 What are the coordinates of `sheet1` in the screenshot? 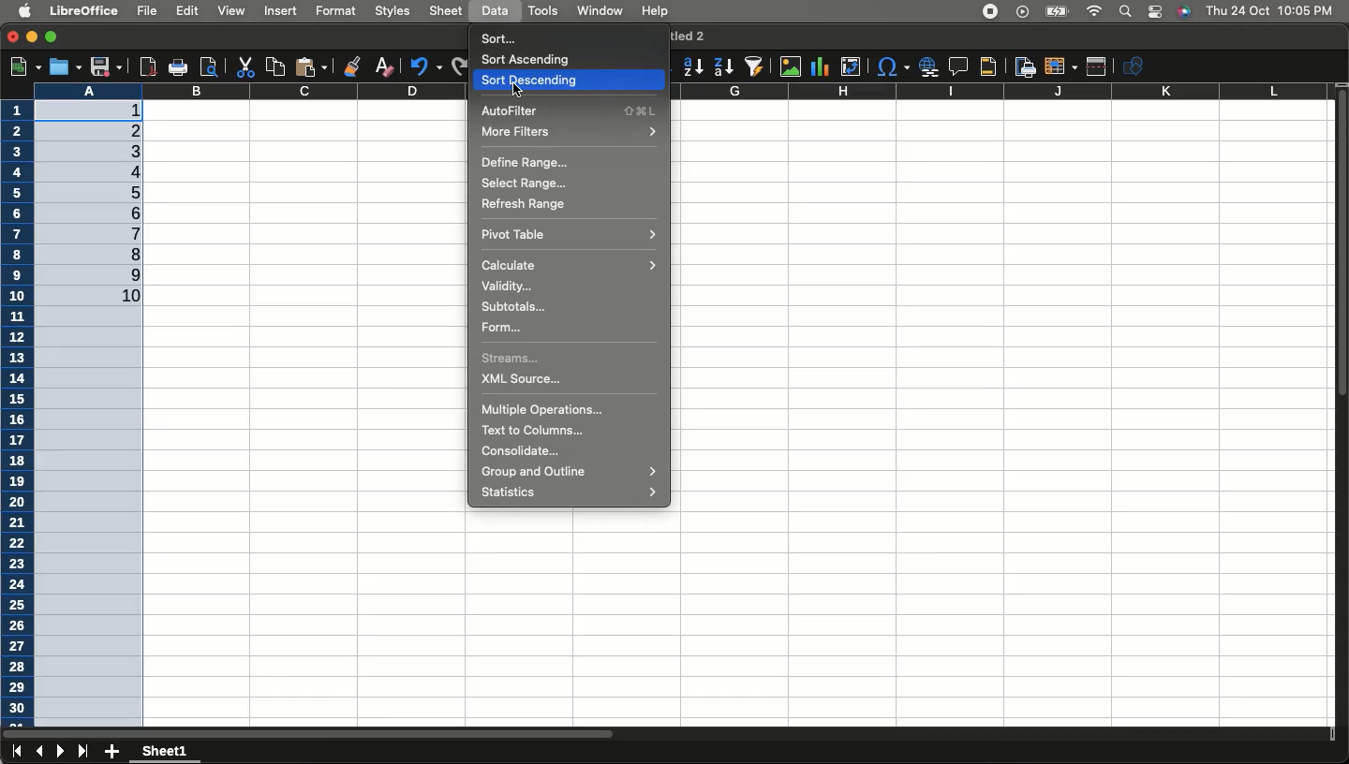 It's located at (167, 752).